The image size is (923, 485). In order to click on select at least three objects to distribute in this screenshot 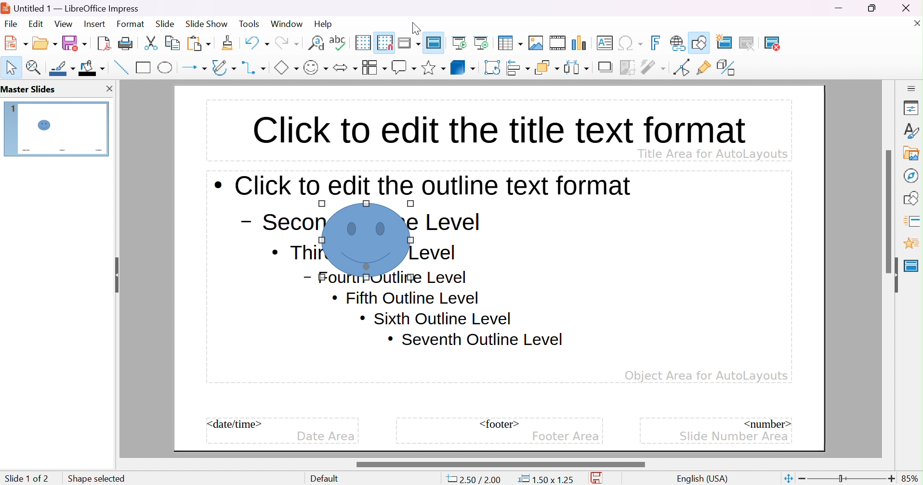, I will do `click(577, 67)`.